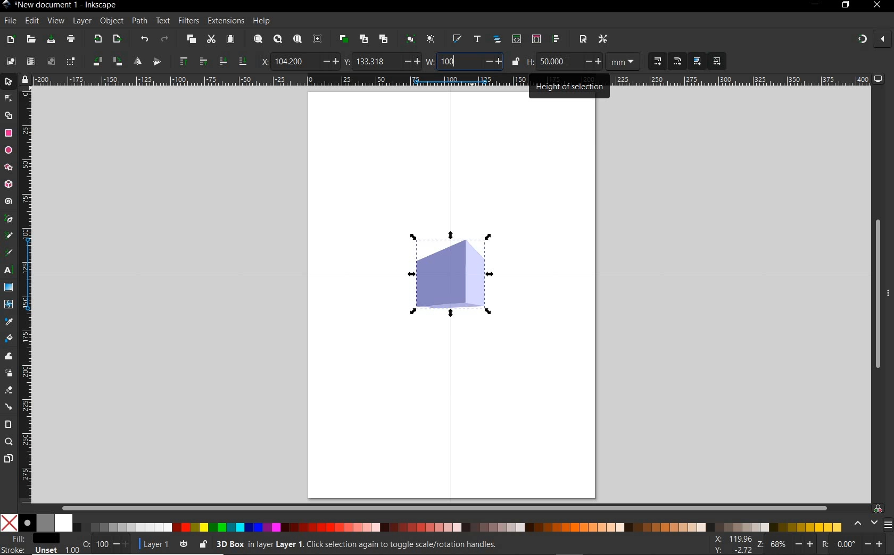  Describe the element at coordinates (10, 407) in the screenshot. I see `connector tool` at that location.